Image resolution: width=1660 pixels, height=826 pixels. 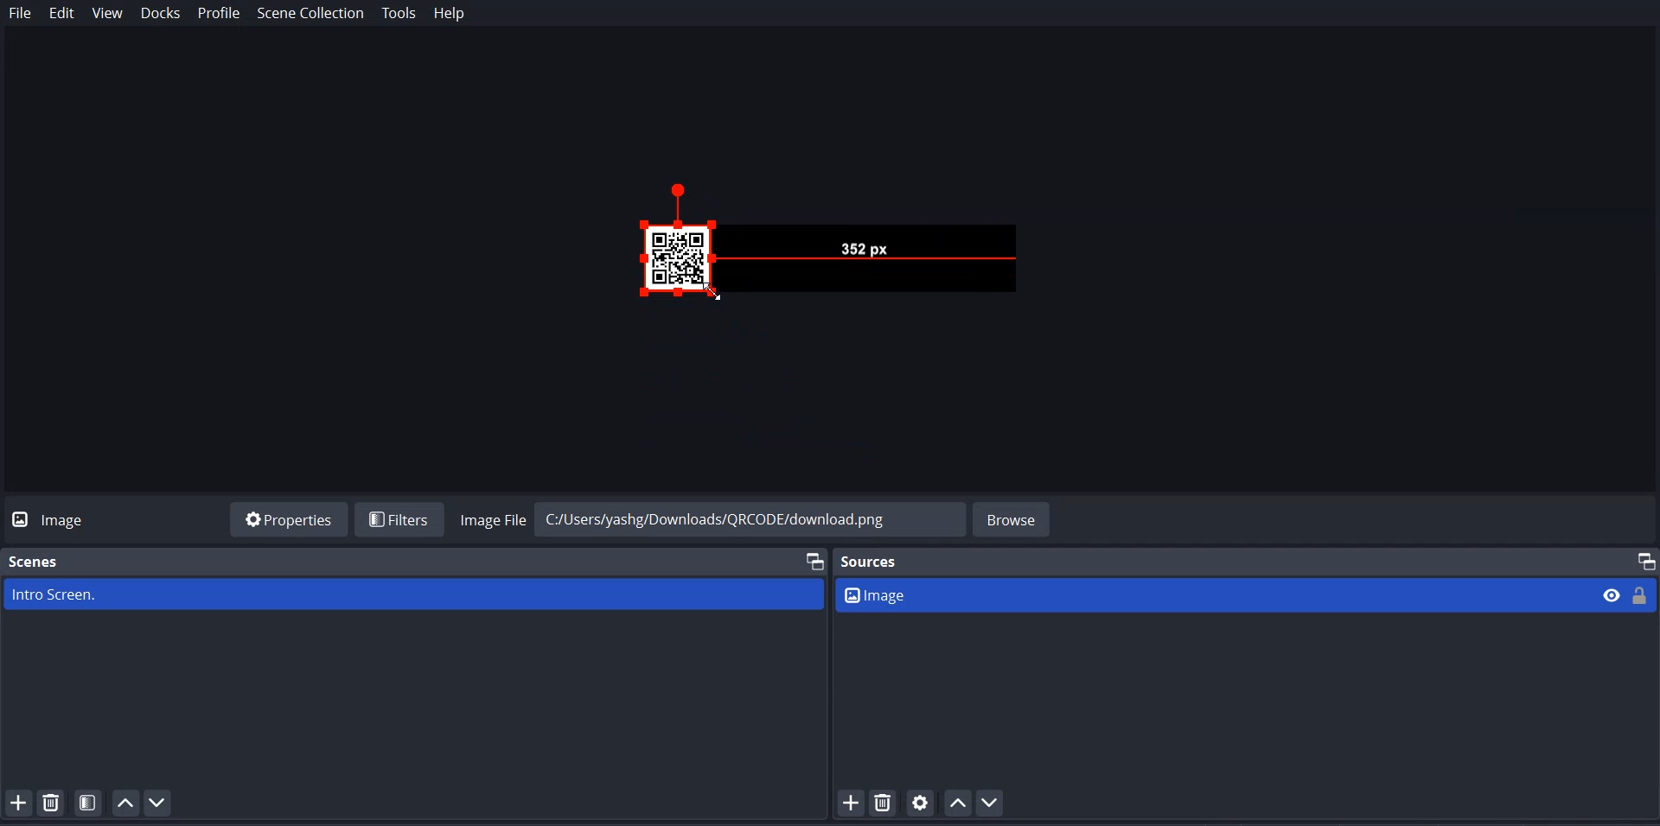 What do you see at coordinates (399, 518) in the screenshot?
I see `Filters` at bounding box center [399, 518].